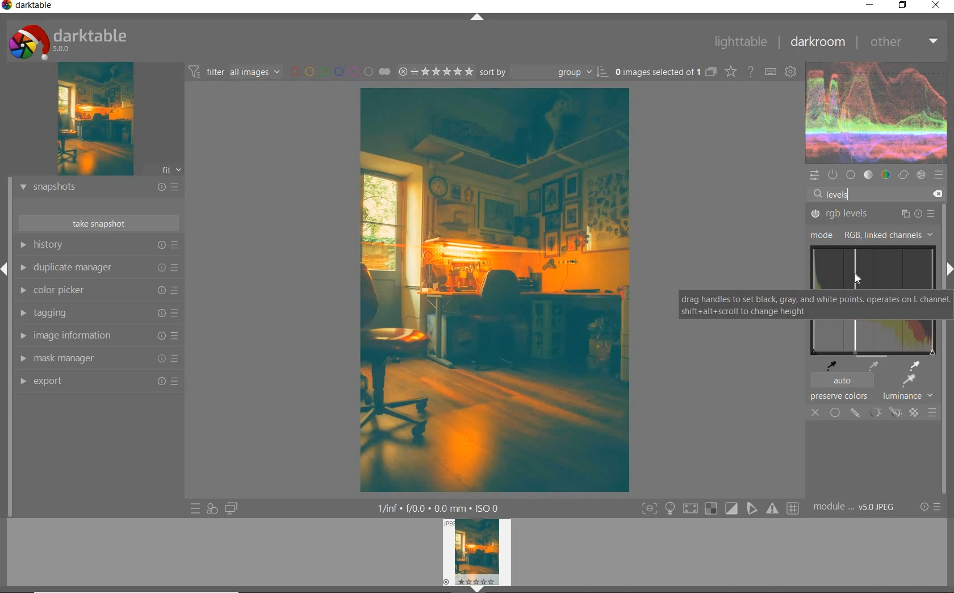 This screenshot has width=954, height=593. What do you see at coordinates (930, 507) in the screenshot?
I see `reset or presets & preferences` at bounding box center [930, 507].